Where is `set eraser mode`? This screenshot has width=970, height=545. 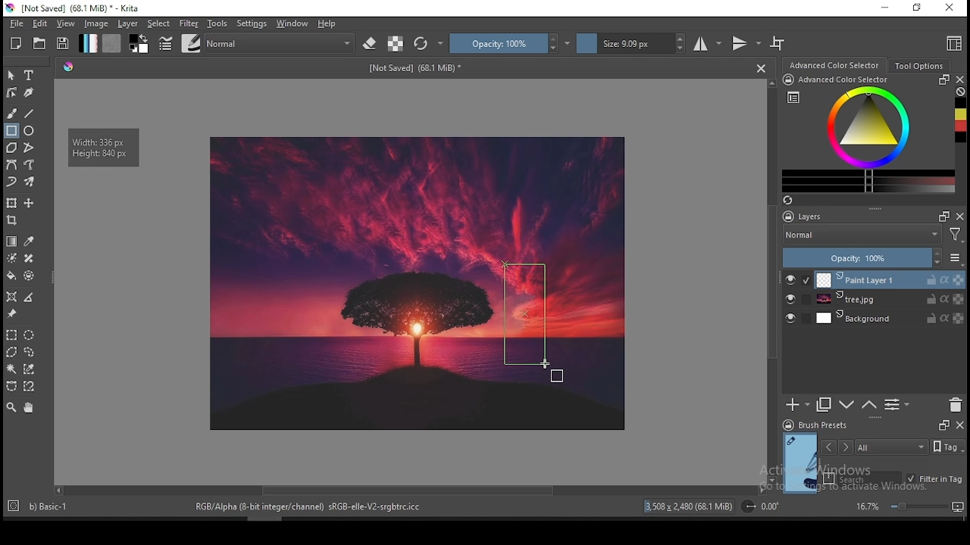 set eraser mode is located at coordinates (371, 42).